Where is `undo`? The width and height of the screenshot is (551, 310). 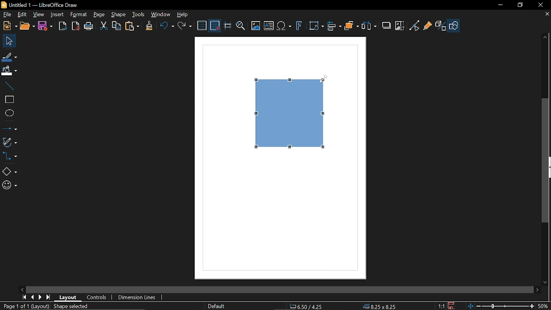 undo is located at coordinates (167, 26).